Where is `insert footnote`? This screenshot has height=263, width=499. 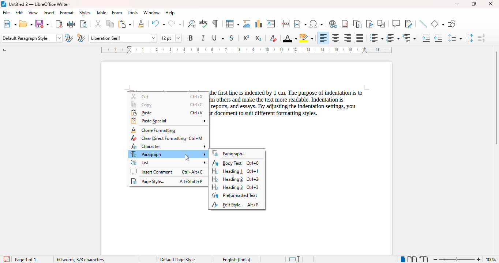 insert footnote is located at coordinates (345, 23).